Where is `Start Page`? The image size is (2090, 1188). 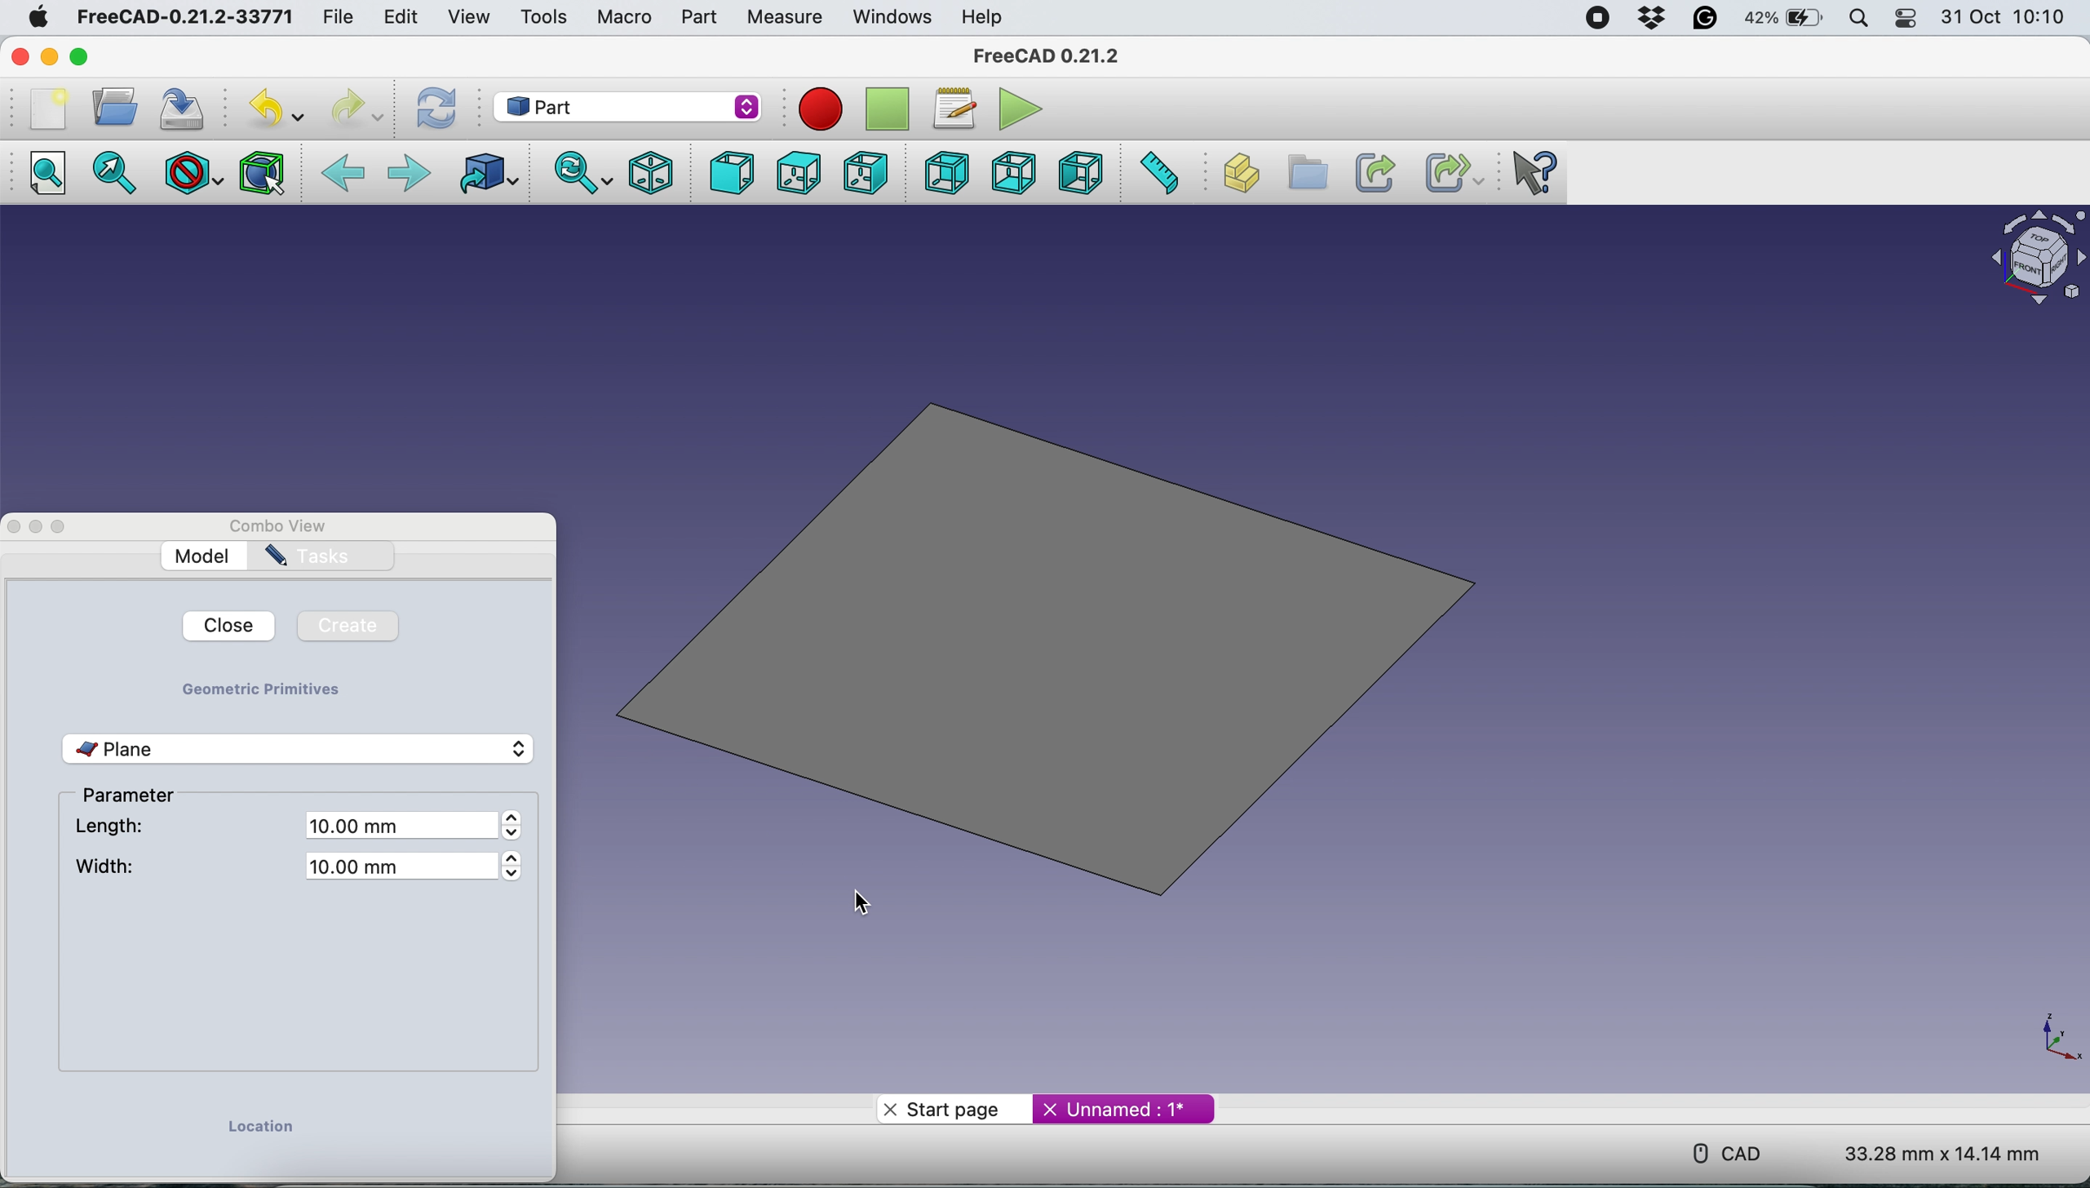
Start Page is located at coordinates (945, 1107).